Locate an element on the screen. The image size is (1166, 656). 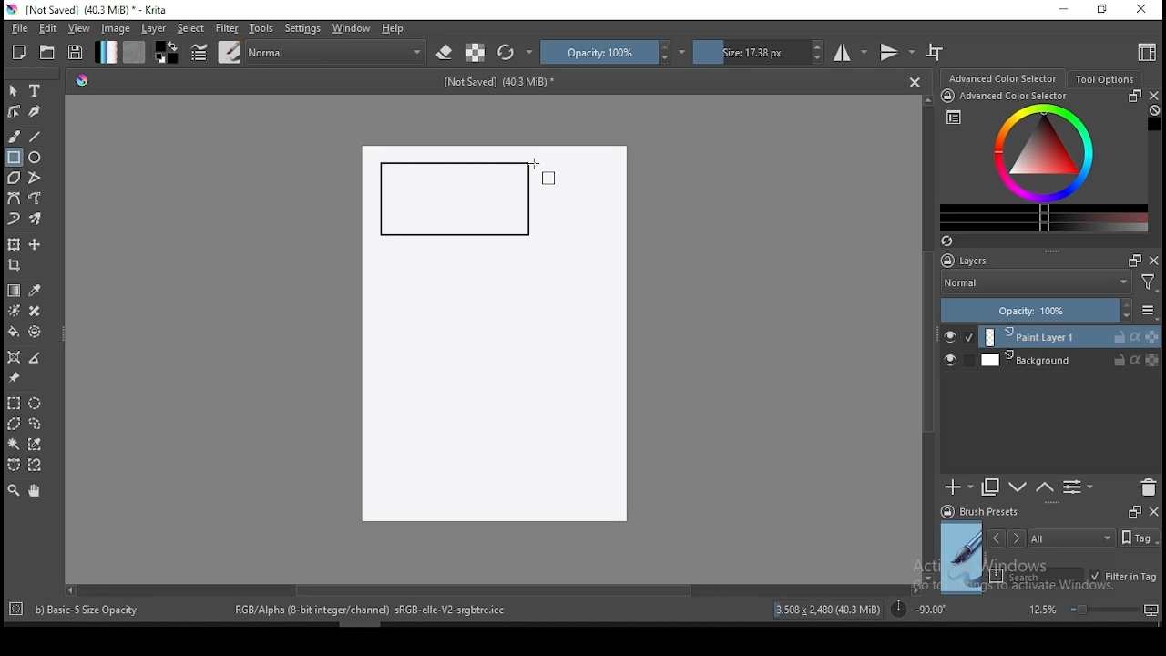
Frames is located at coordinates (1130, 260).